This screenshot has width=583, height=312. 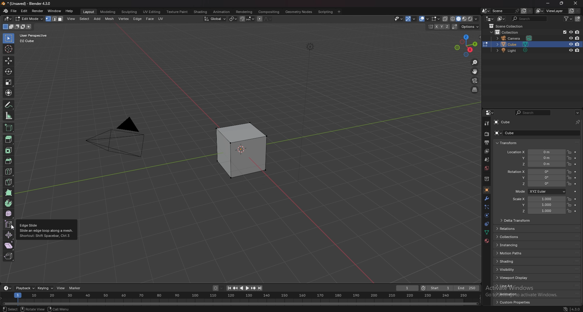 I want to click on relations, so click(x=511, y=229).